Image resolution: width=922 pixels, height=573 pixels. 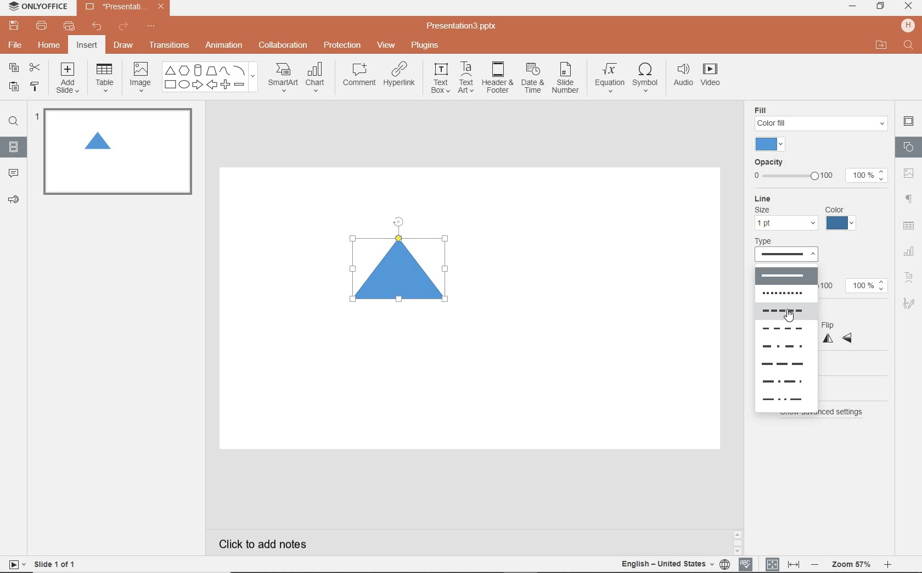 I want to click on CHART SETTINGS, so click(x=909, y=250).